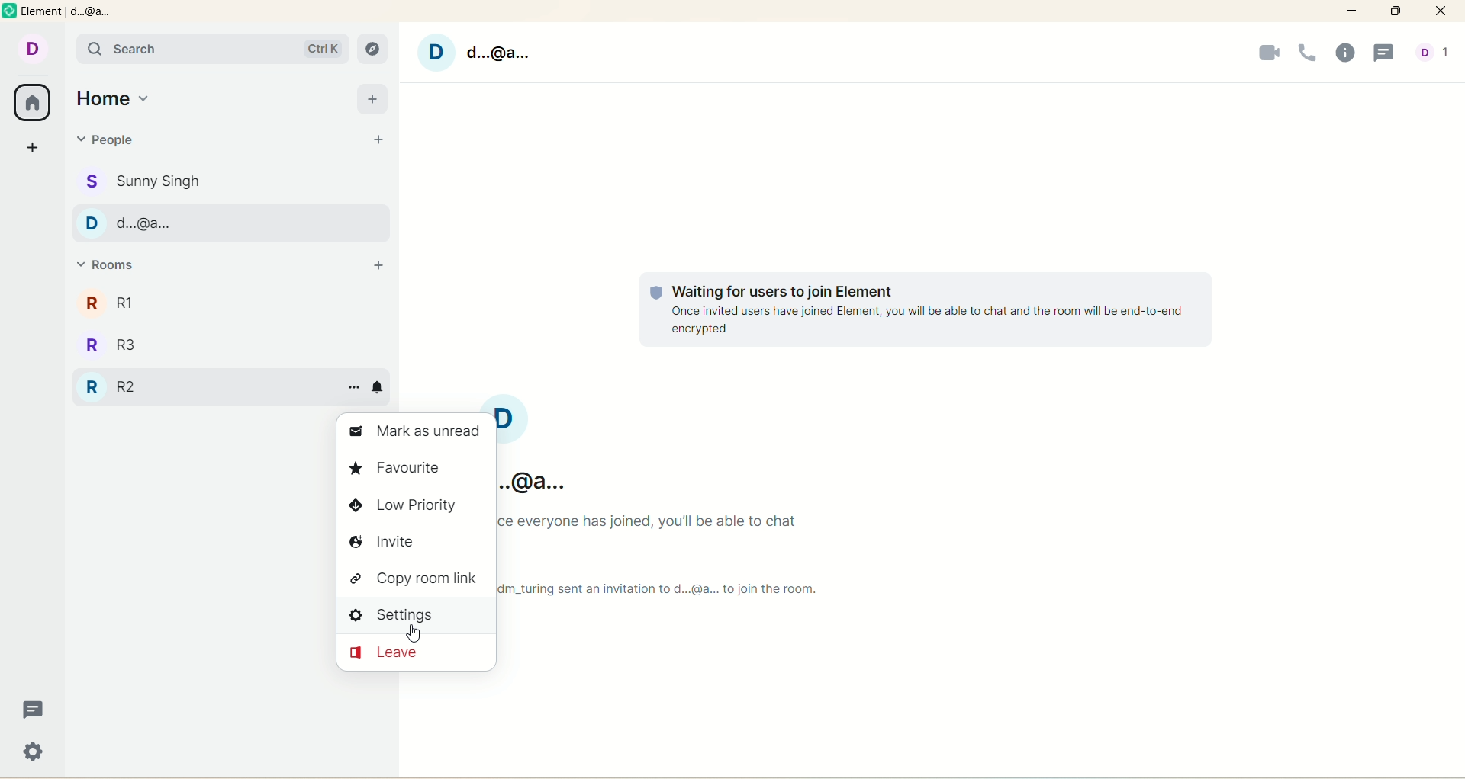  Describe the element at coordinates (34, 711) in the screenshot. I see `threads` at that location.